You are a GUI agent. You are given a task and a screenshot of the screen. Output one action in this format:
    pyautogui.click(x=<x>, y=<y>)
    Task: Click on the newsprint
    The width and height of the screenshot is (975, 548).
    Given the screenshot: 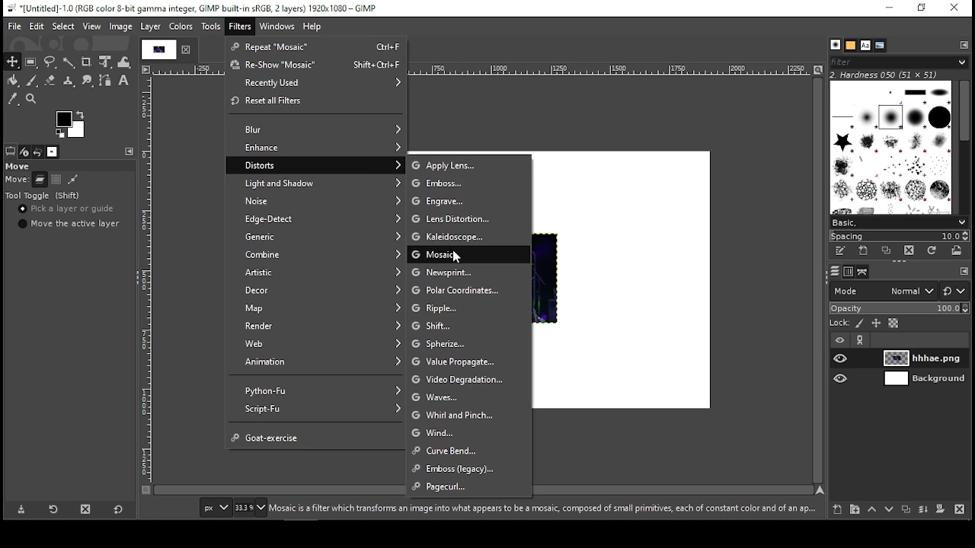 What is the action you would take?
    pyautogui.click(x=471, y=272)
    